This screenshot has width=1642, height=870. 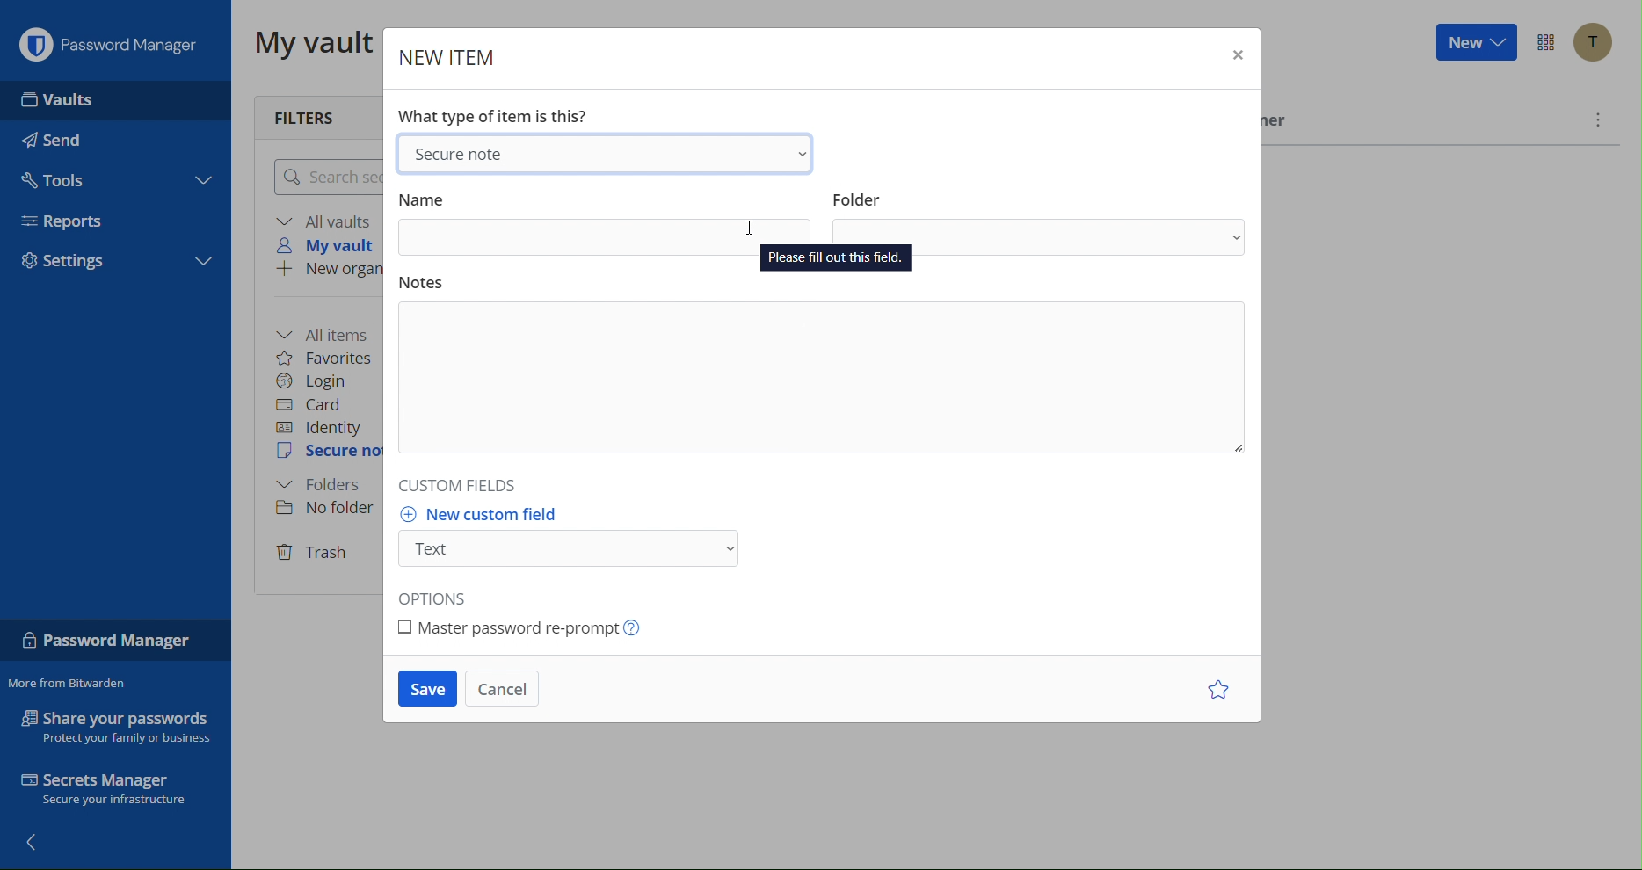 What do you see at coordinates (608, 153) in the screenshot?
I see `Secure Note` at bounding box center [608, 153].